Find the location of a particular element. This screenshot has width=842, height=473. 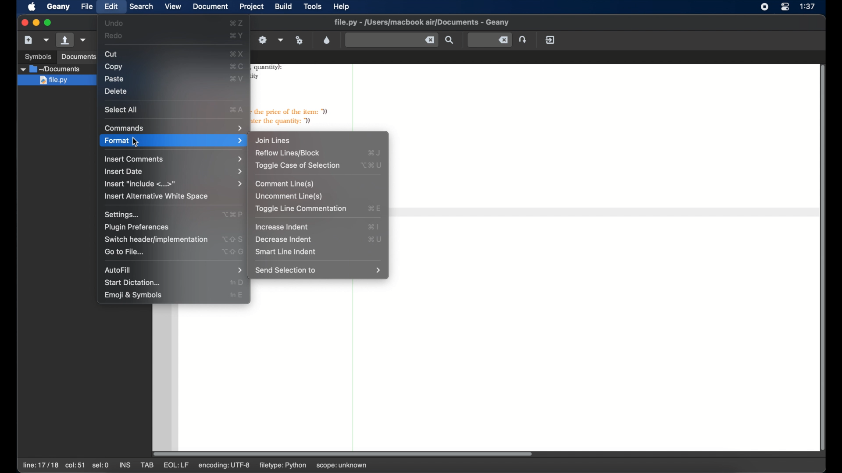

jump to the entered line number is located at coordinates (489, 39).